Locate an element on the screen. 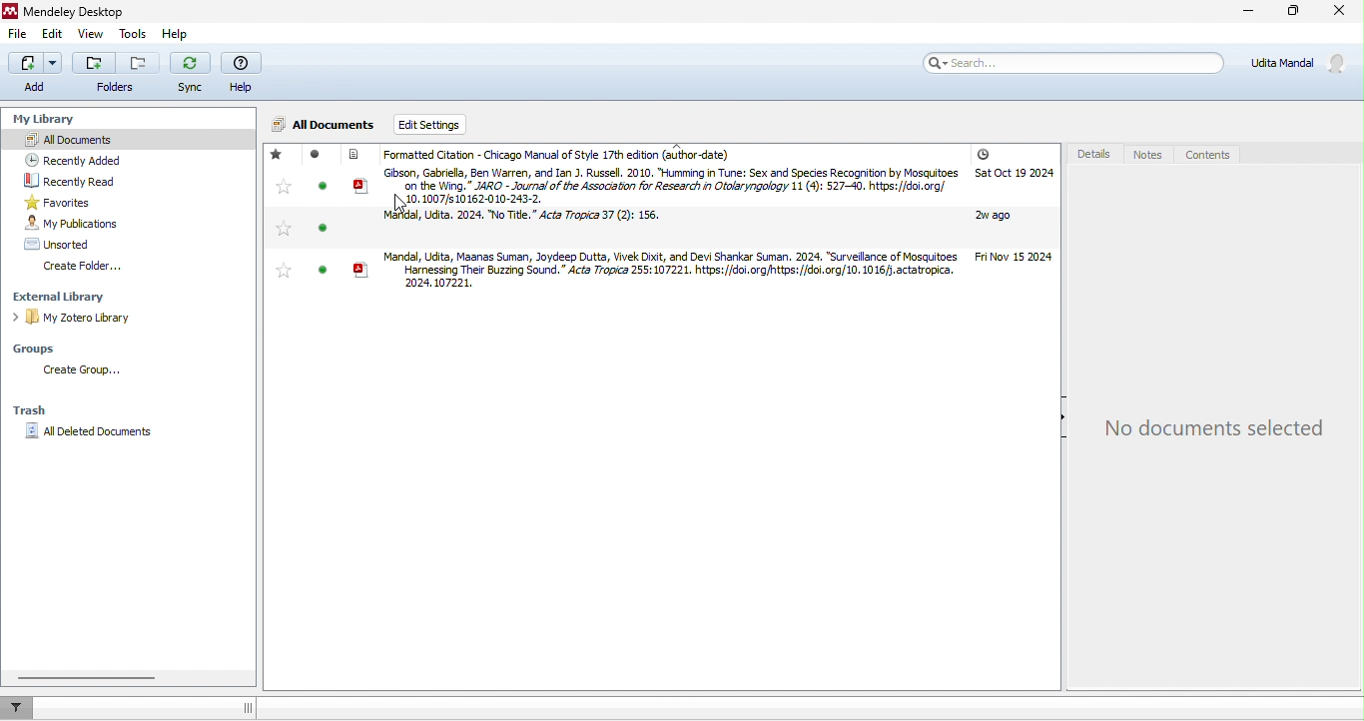  sync is located at coordinates (190, 73).